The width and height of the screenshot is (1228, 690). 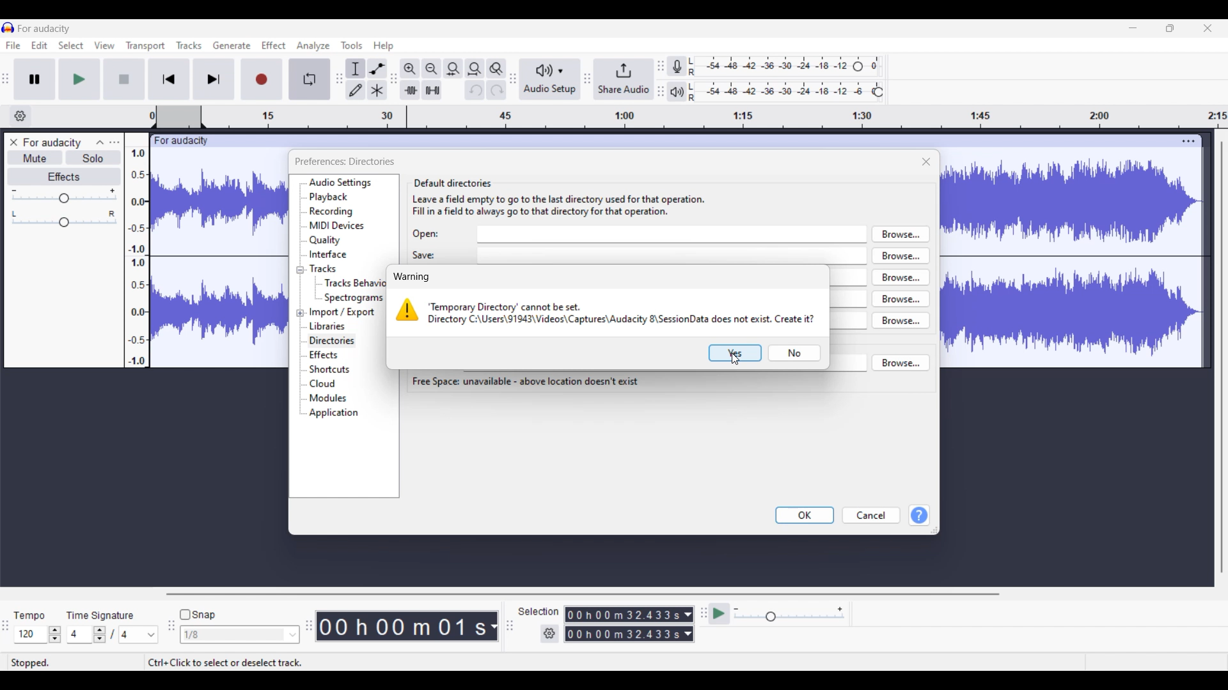 What do you see at coordinates (624, 624) in the screenshot?
I see `Selection duration` at bounding box center [624, 624].